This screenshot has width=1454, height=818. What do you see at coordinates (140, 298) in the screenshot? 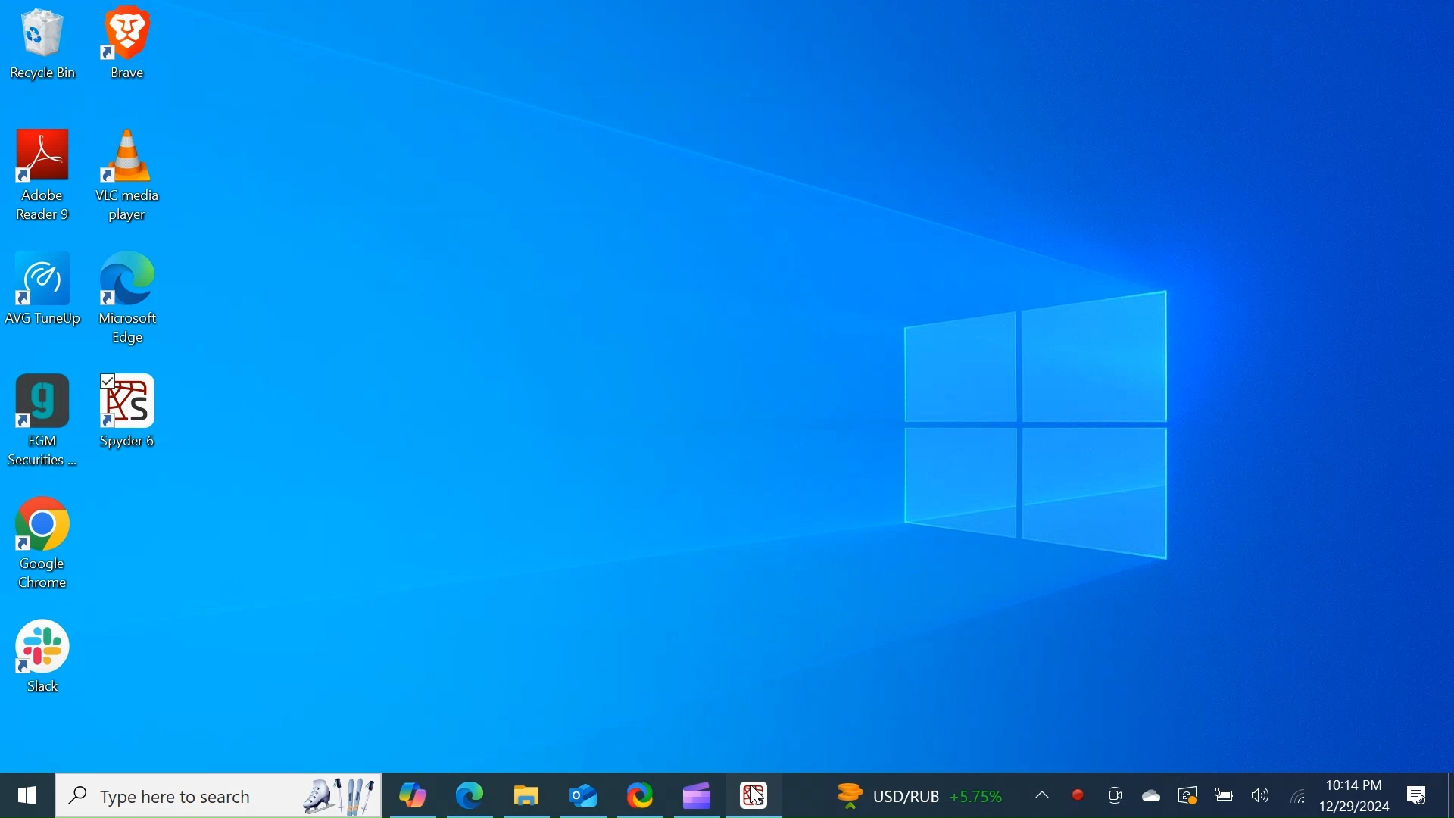
I see `Microsoft Edge Desktop Icon` at bounding box center [140, 298].